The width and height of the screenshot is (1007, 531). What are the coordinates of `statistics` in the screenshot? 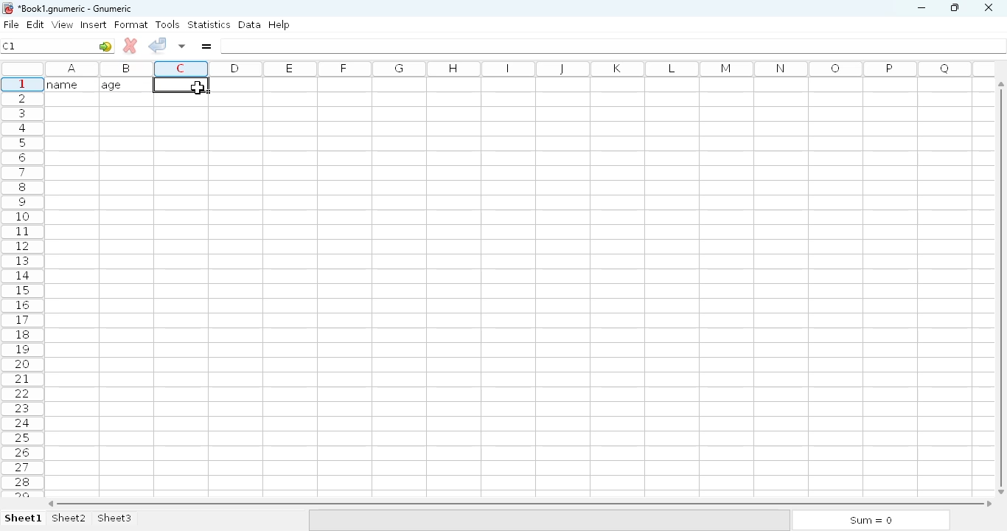 It's located at (209, 24).